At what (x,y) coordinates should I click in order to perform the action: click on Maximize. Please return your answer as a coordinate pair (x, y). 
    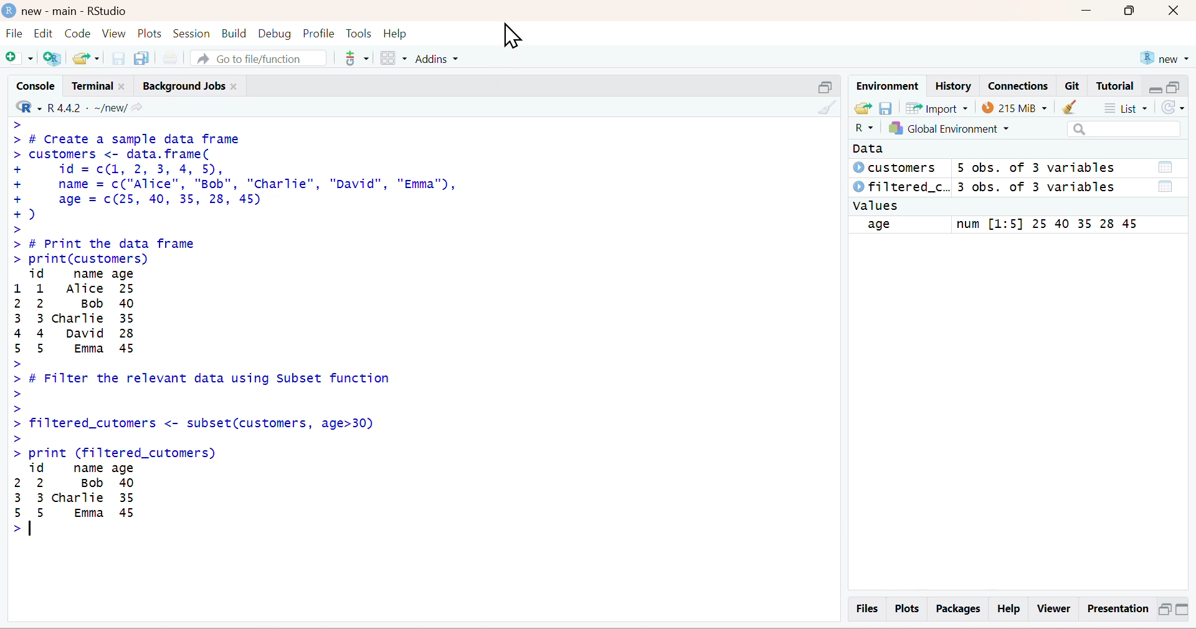
    Looking at the image, I should click on (1164, 608).